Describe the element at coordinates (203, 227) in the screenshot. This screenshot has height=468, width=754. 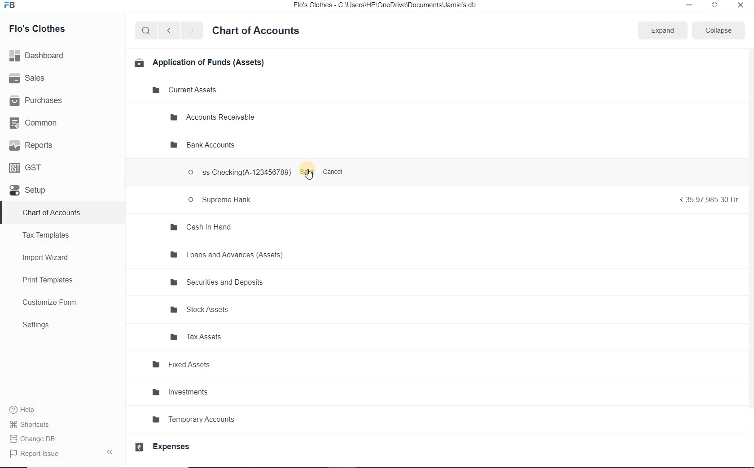
I see `Cash In Hand` at that location.